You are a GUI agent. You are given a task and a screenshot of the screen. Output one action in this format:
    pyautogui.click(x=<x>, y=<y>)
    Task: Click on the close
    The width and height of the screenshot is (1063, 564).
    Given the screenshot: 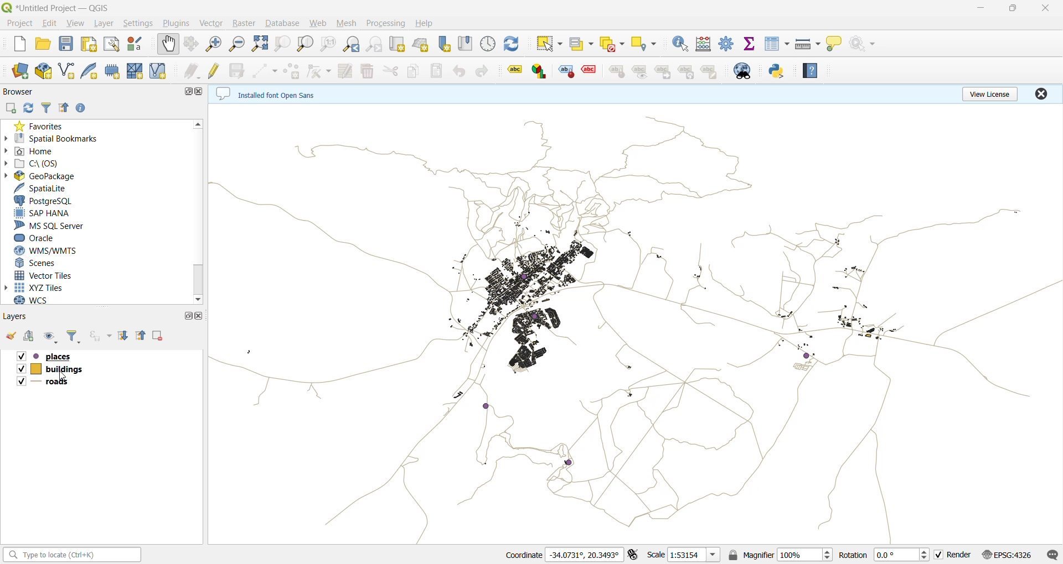 What is the action you would take?
    pyautogui.click(x=1040, y=93)
    